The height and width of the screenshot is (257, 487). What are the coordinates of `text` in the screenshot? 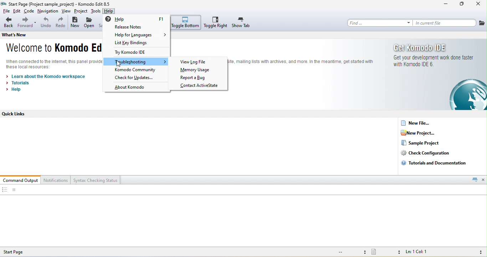 It's located at (55, 64).